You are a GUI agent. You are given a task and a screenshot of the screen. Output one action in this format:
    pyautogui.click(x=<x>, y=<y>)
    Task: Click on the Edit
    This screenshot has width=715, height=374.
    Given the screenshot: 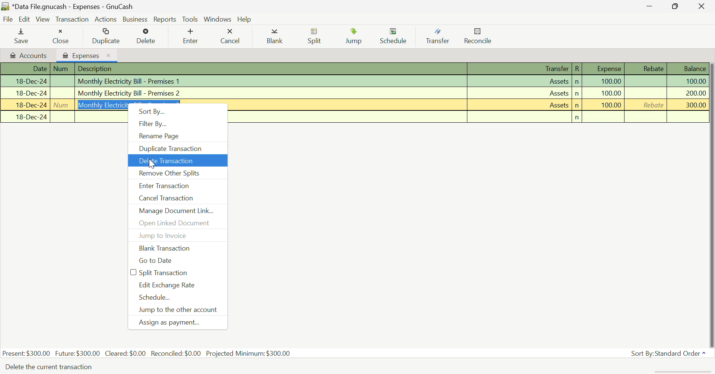 What is the action you would take?
    pyautogui.click(x=25, y=19)
    